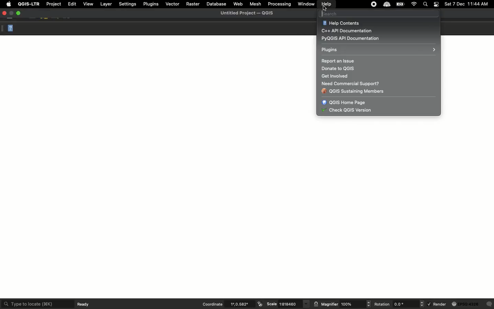  What do you see at coordinates (29, 4) in the screenshot?
I see `QGIS` at bounding box center [29, 4].